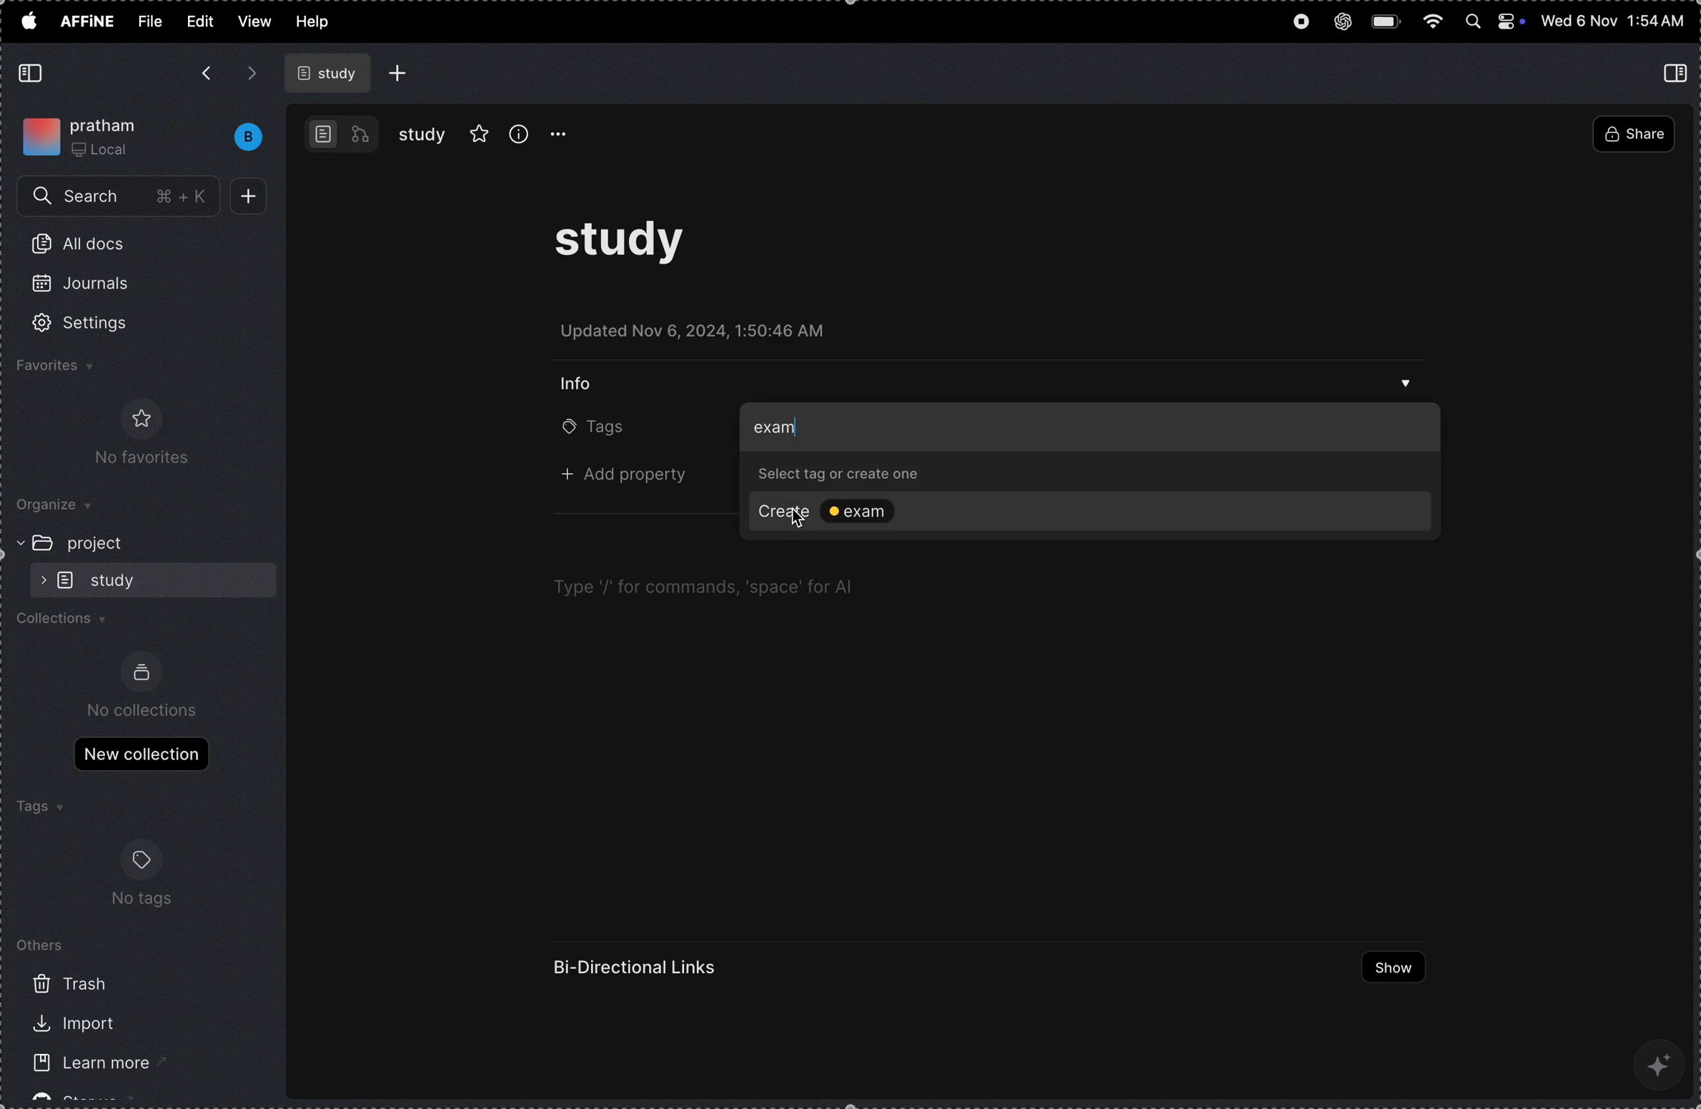 This screenshot has height=1109, width=1701. I want to click on affine, so click(89, 23).